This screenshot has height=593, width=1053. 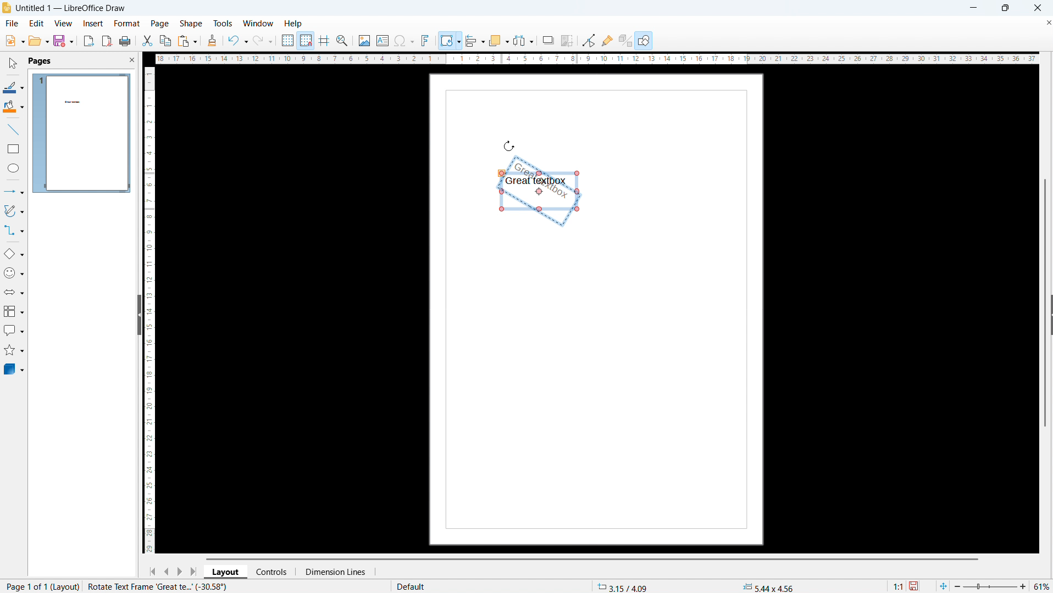 What do you see at coordinates (138, 315) in the screenshot?
I see `hide pane` at bounding box center [138, 315].